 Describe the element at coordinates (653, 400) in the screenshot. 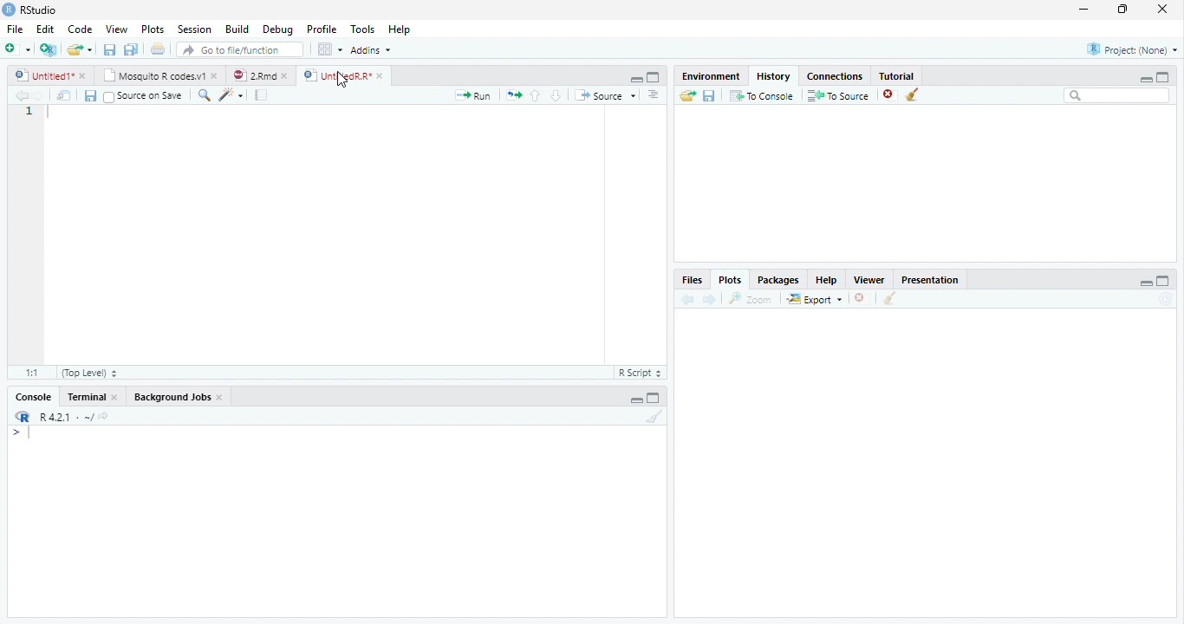

I see `Maximize` at that location.